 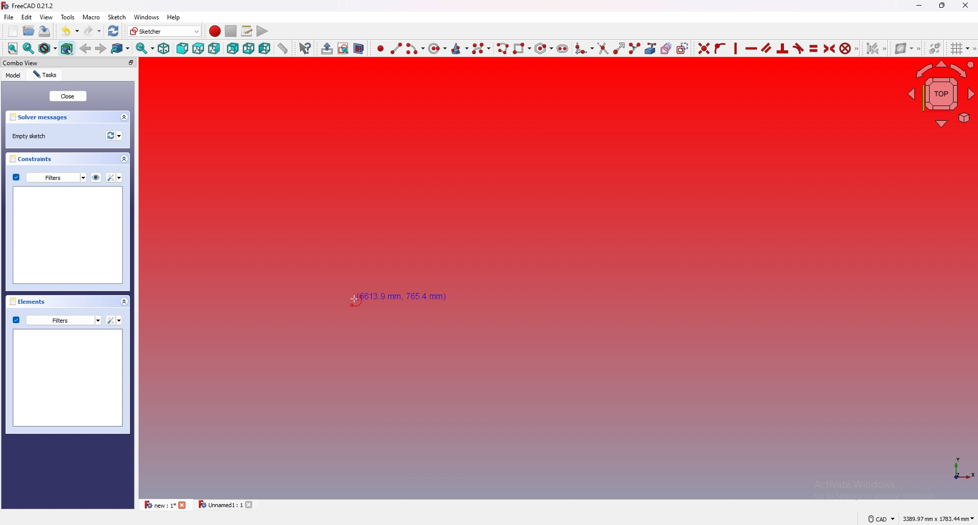 What do you see at coordinates (751, 48) in the screenshot?
I see `constraint horizontally` at bounding box center [751, 48].